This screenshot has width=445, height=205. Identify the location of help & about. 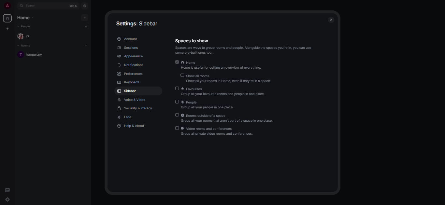
(130, 126).